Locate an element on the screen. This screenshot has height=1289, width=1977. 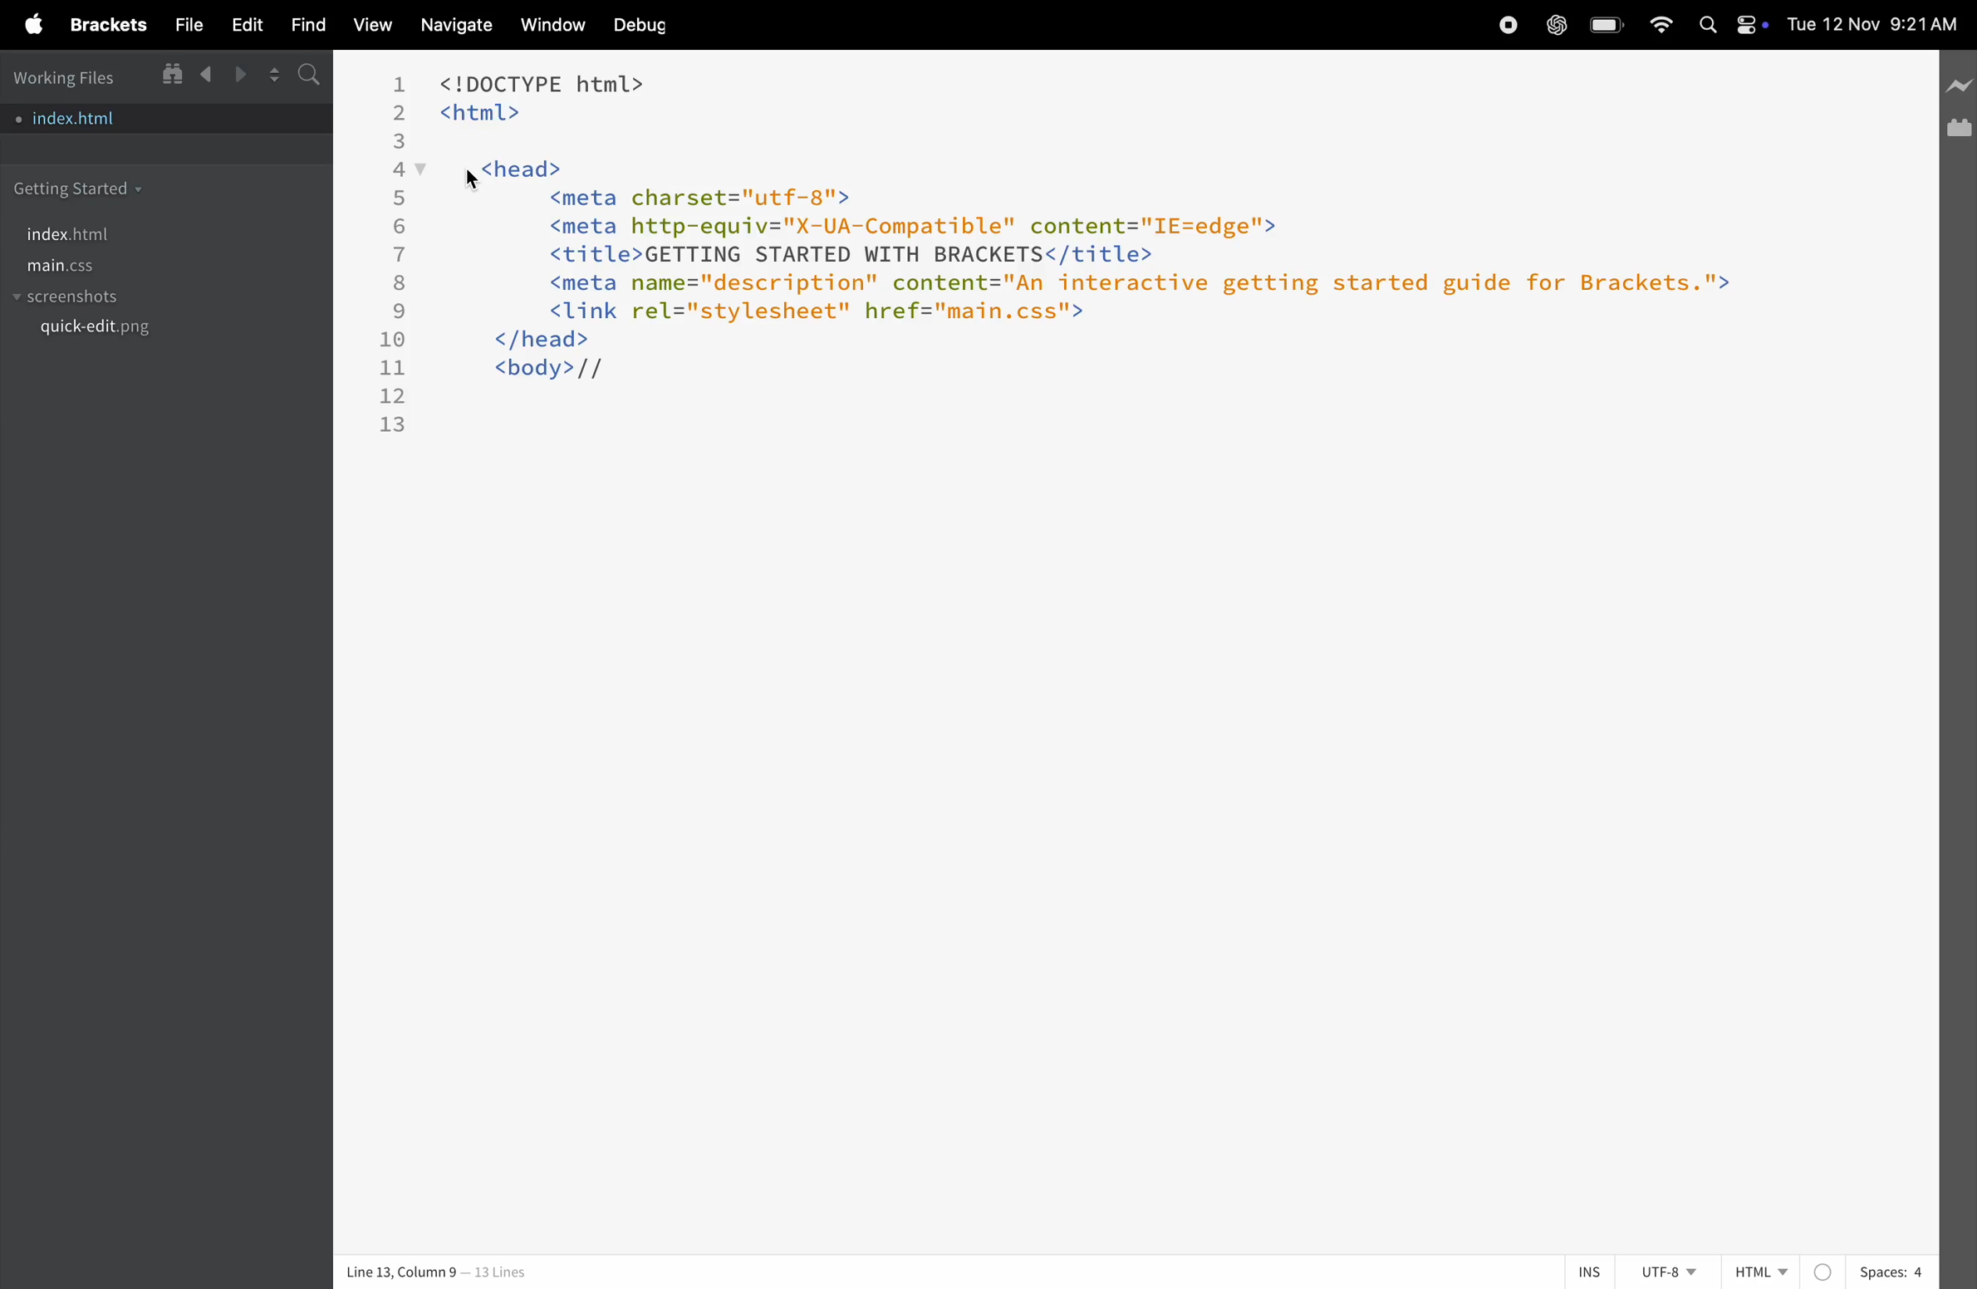
utf 8 is located at coordinates (1658, 1272).